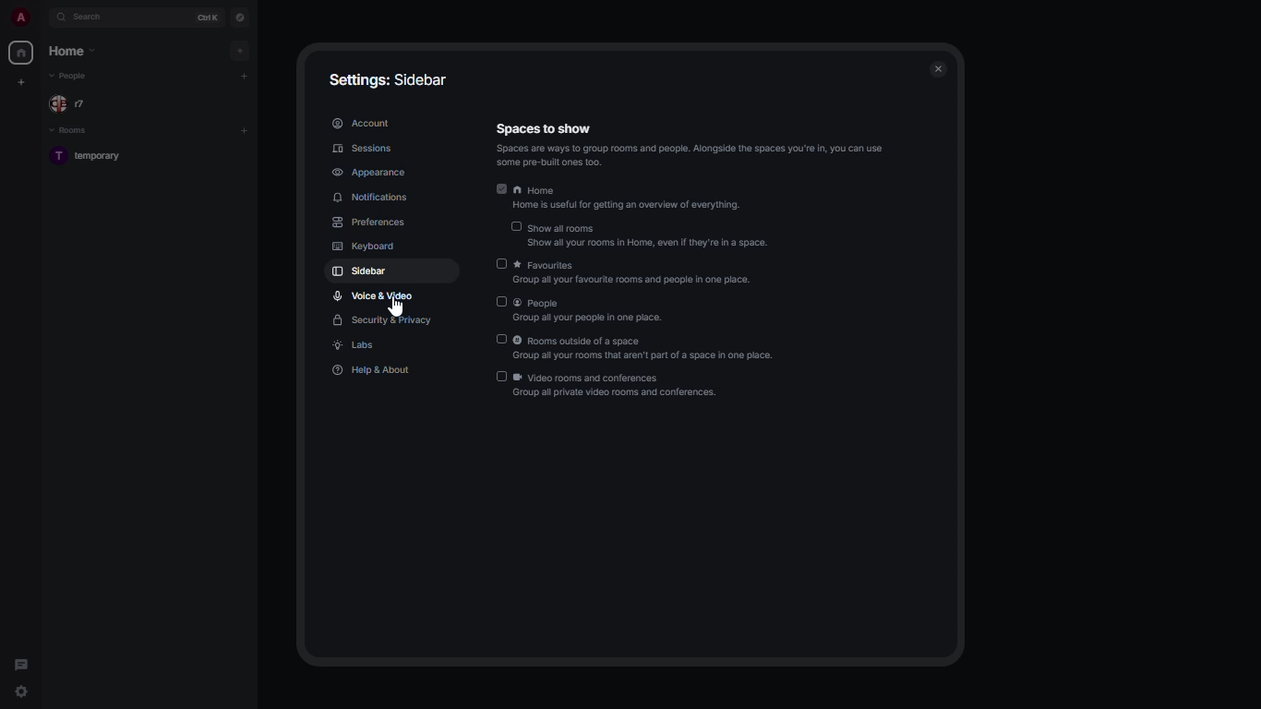 The height and width of the screenshot is (709, 1261). What do you see at coordinates (501, 339) in the screenshot?
I see `disabled` at bounding box center [501, 339].